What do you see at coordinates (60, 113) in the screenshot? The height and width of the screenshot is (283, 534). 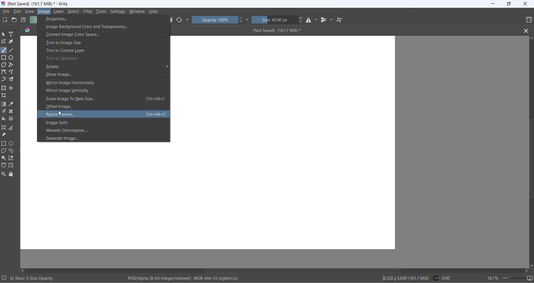 I see `Cursor` at bounding box center [60, 113].